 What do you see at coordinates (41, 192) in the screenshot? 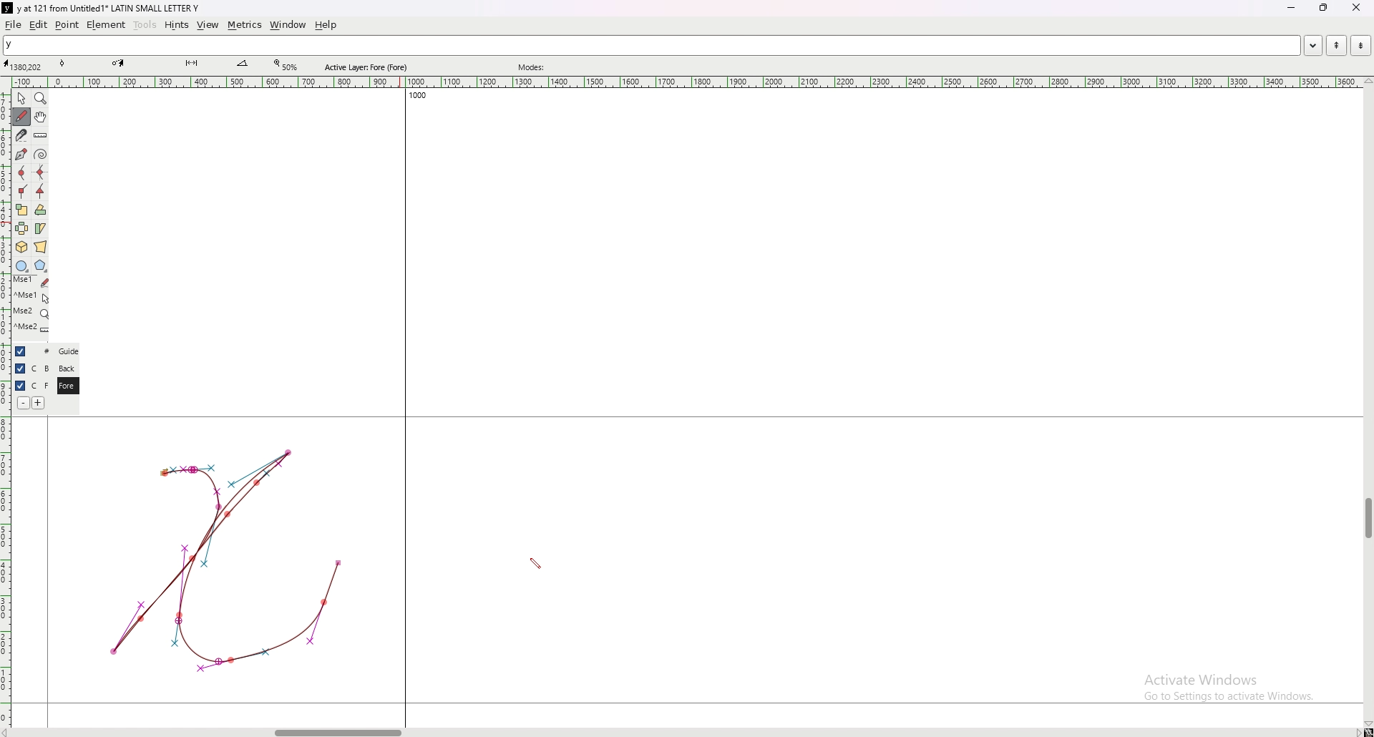
I see `add a tangent point` at bounding box center [41, 192].